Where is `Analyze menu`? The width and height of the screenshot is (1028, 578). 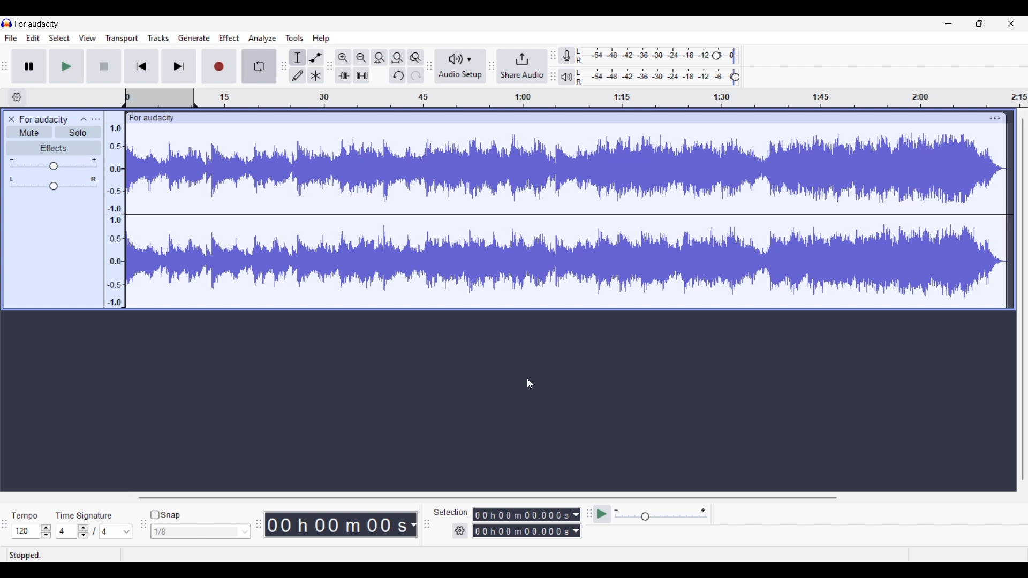 Analyze menu is located at coordinates (262, 39).